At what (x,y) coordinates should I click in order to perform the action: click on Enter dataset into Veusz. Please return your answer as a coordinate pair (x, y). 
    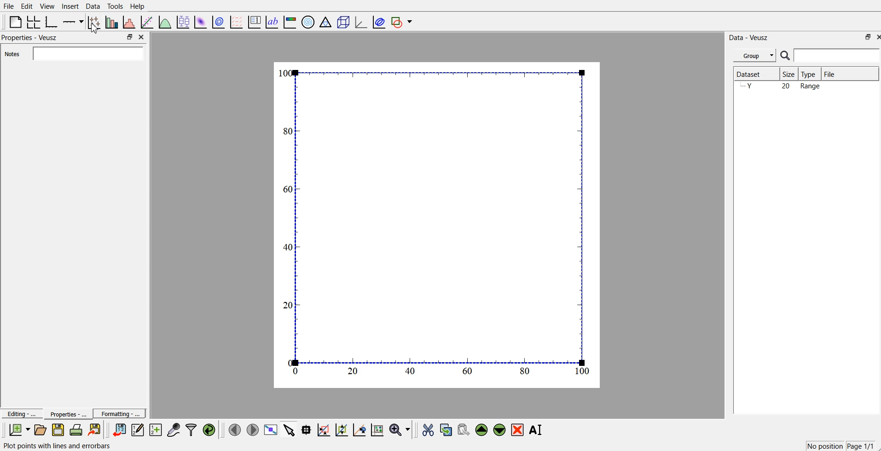
    Looking at the image, I should click on (118, 430).